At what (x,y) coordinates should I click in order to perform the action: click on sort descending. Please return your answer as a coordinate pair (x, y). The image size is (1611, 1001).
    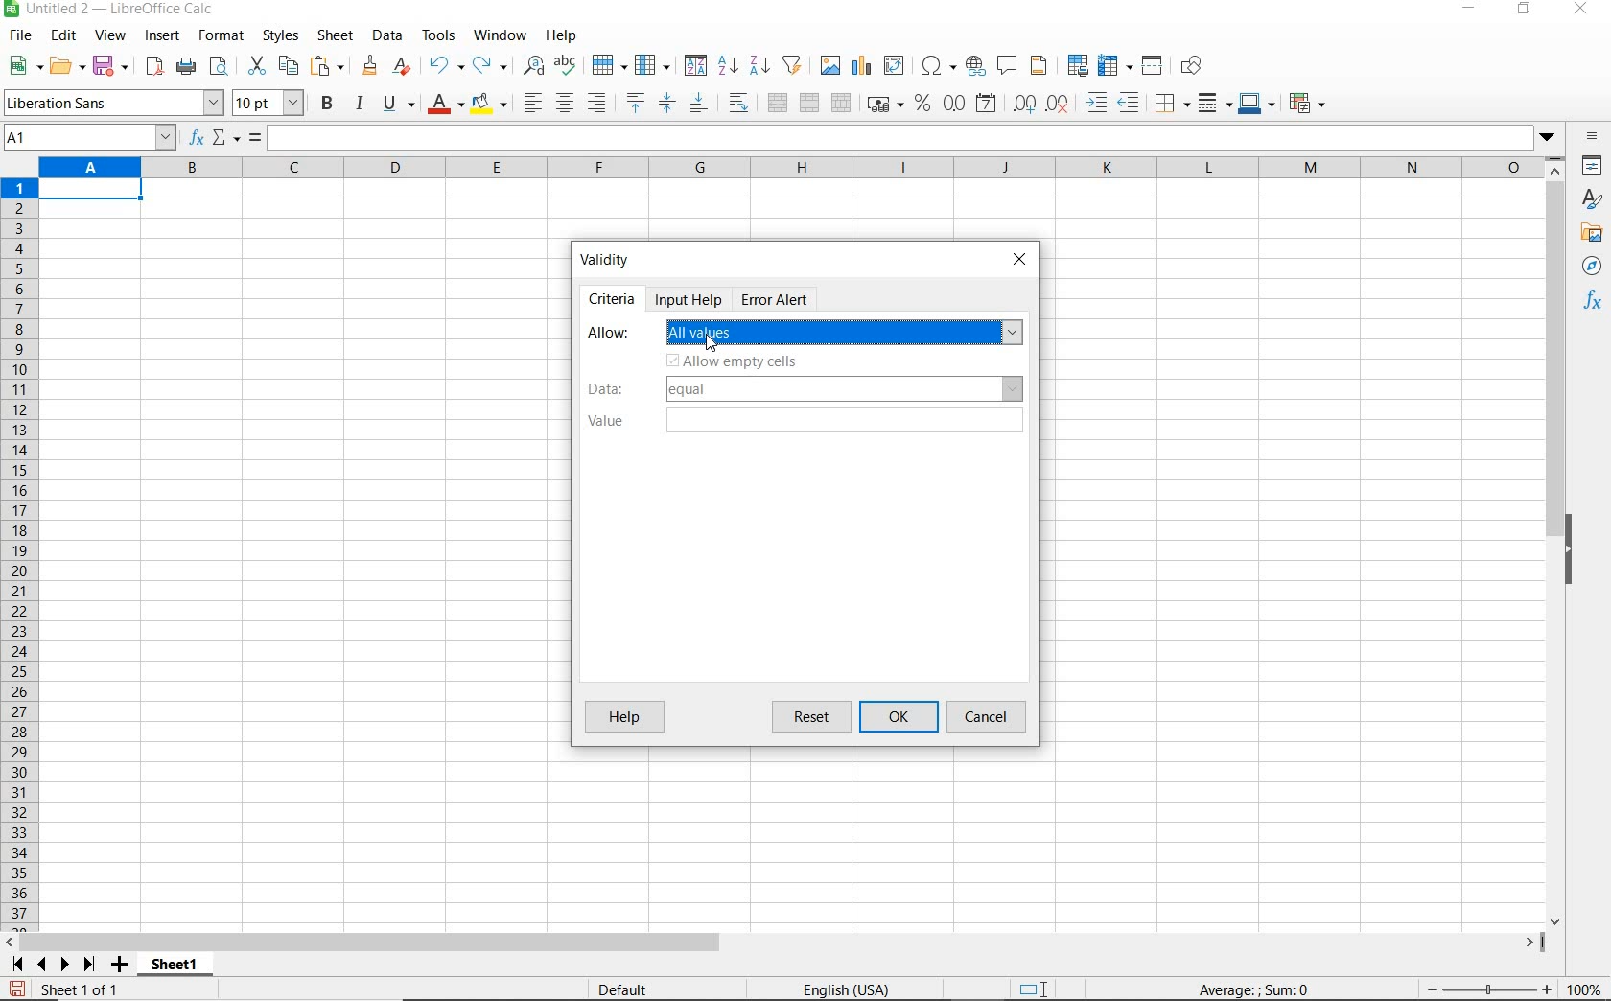
    Looking at the image, I should click on (760, 64).